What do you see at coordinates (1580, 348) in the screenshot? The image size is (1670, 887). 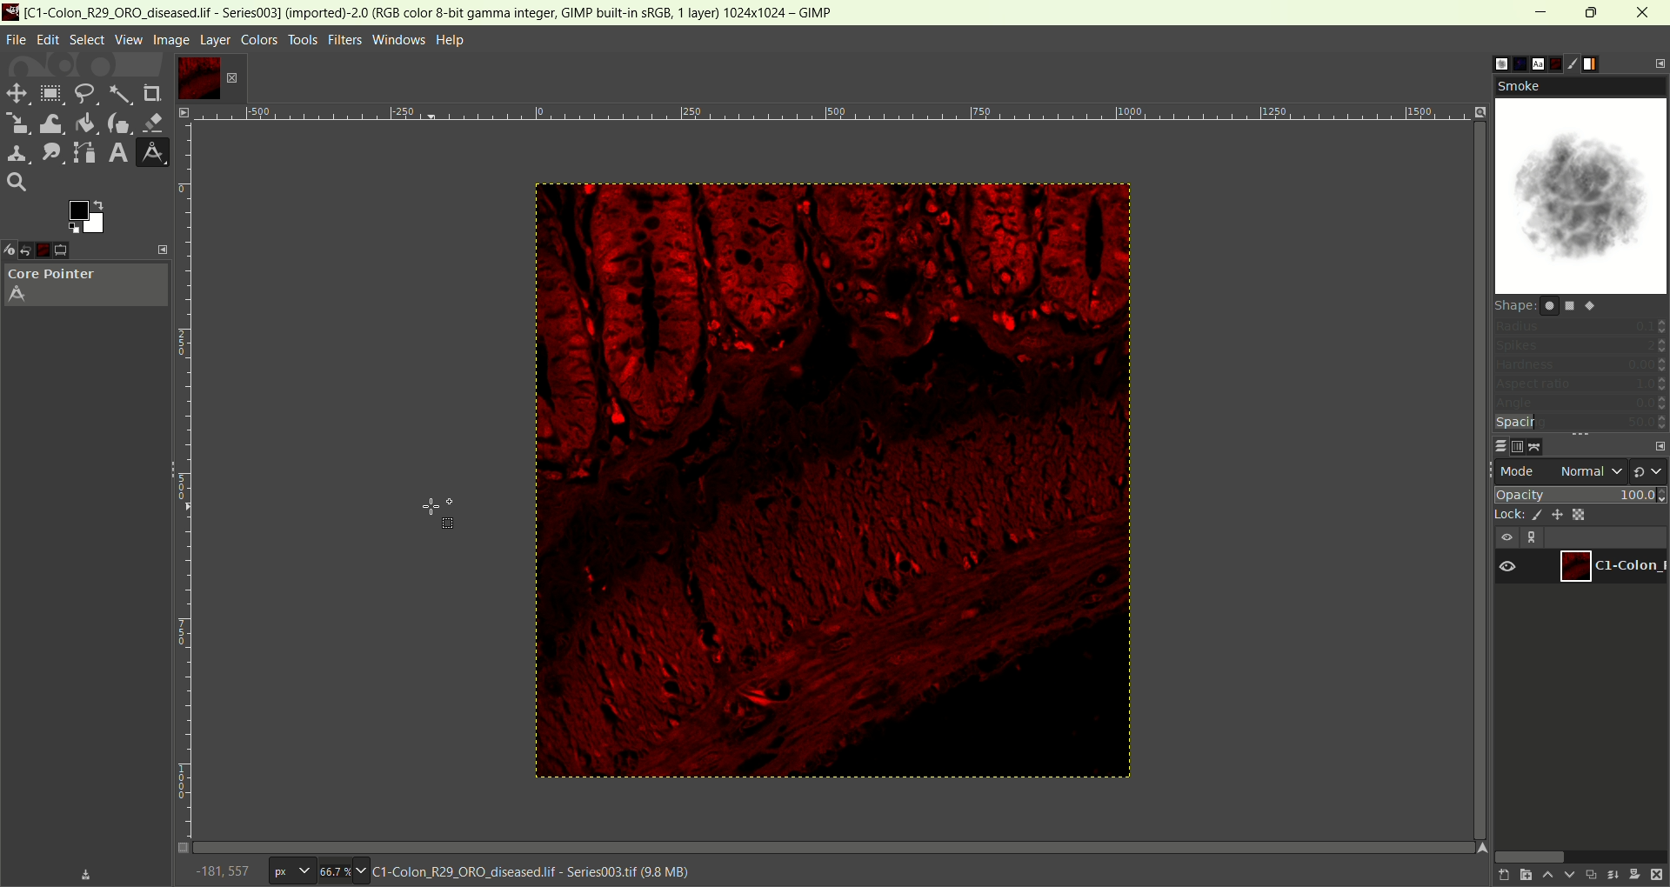 I see `spikes` at bounding box center [1580, 348].